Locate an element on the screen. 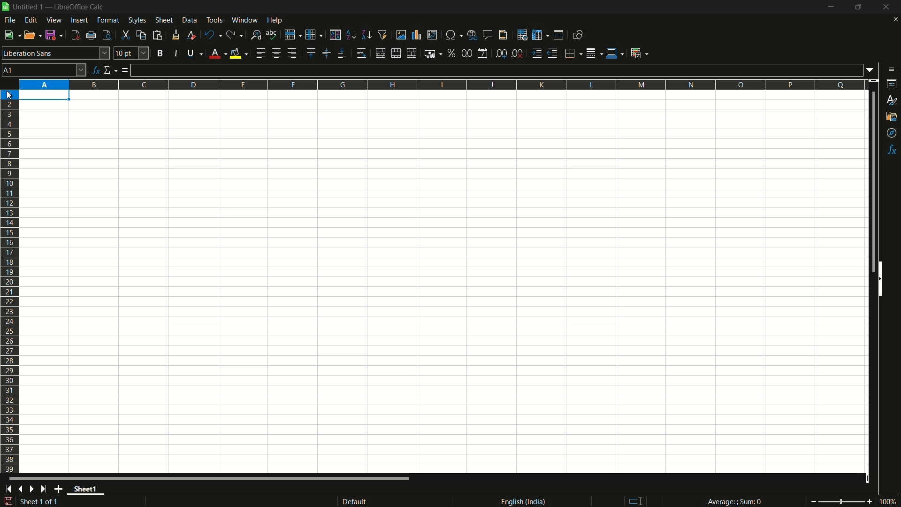  select function is located at coordinates (110, 70).